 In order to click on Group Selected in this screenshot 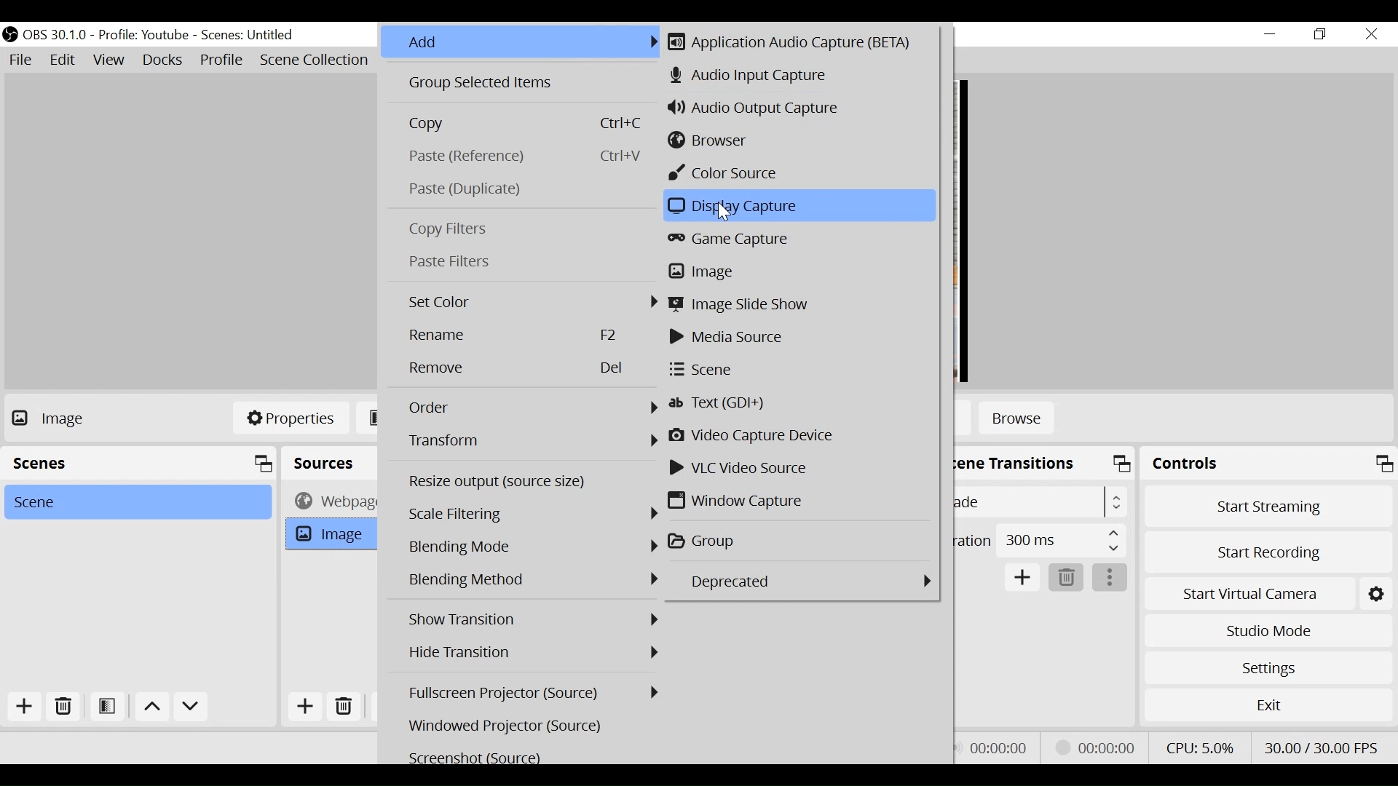, I will do `click(521, 84)`.